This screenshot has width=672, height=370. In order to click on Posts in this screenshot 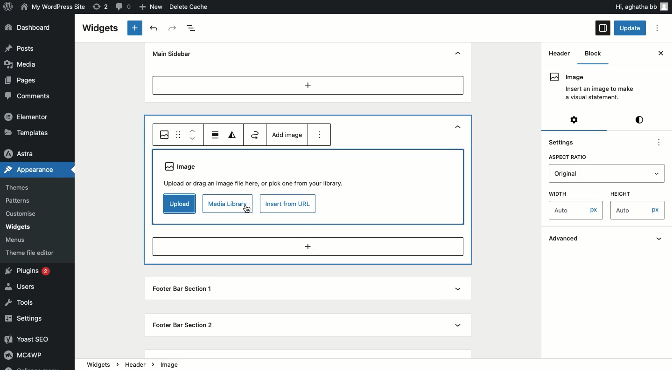, I will do `click(21, 48)`.